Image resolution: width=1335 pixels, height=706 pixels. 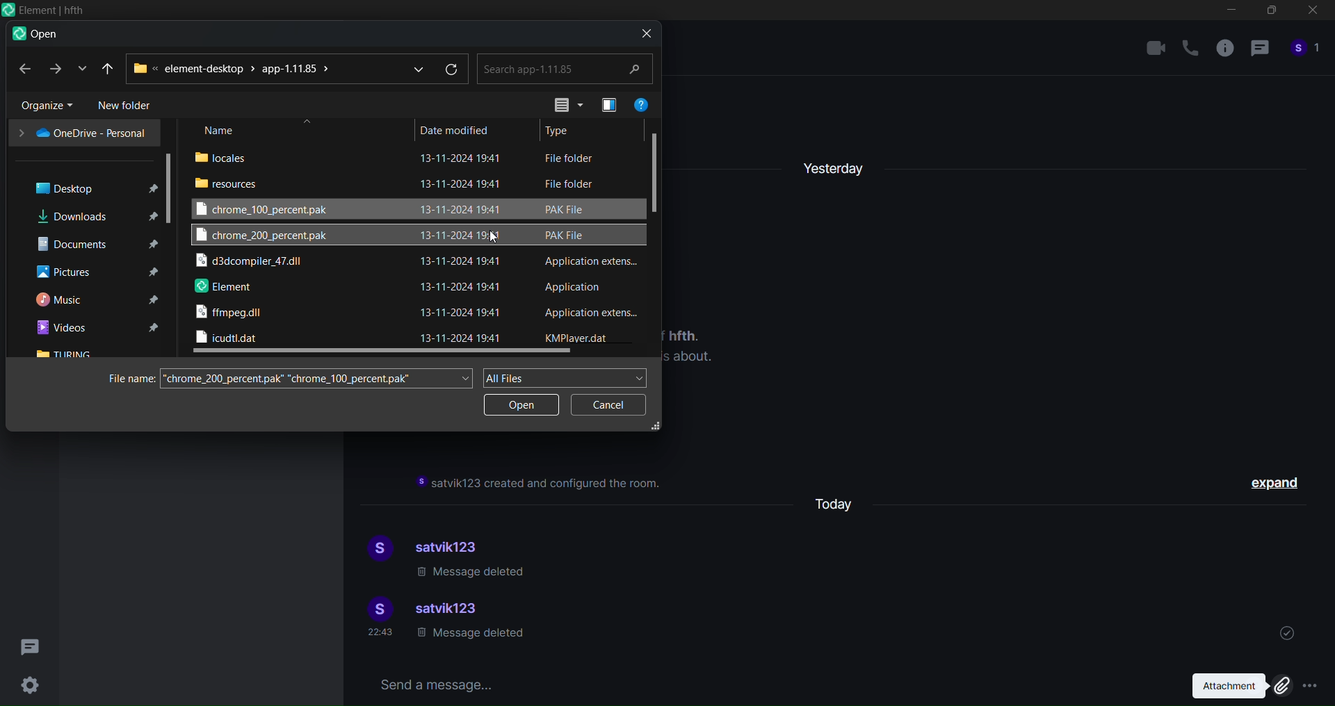 What do you see at coordinates (41, 105) in the screenshot?
I see `organize` at bounding box center [41, 105].